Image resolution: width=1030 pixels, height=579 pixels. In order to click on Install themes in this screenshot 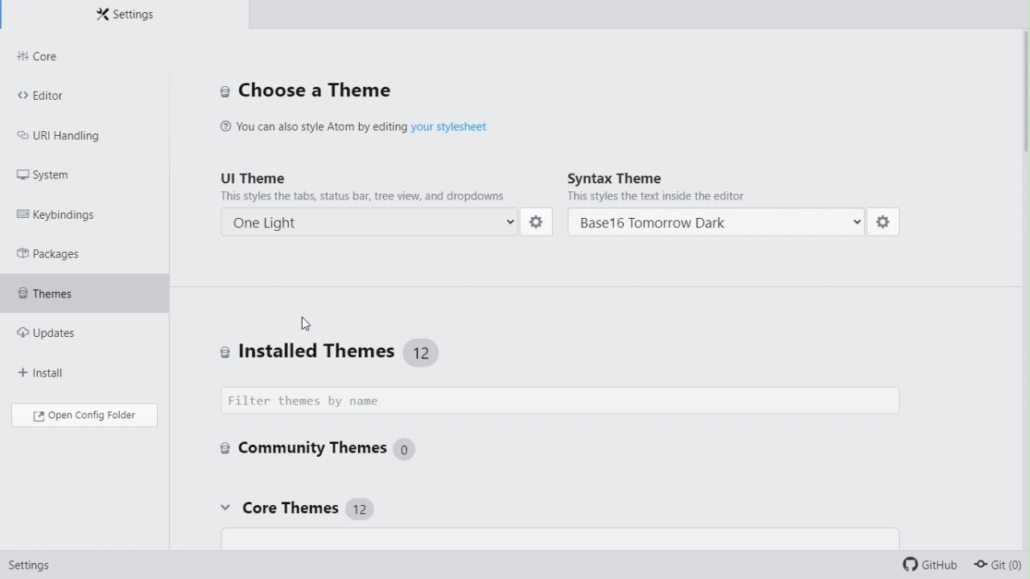, I will do `click(306, 352)`.